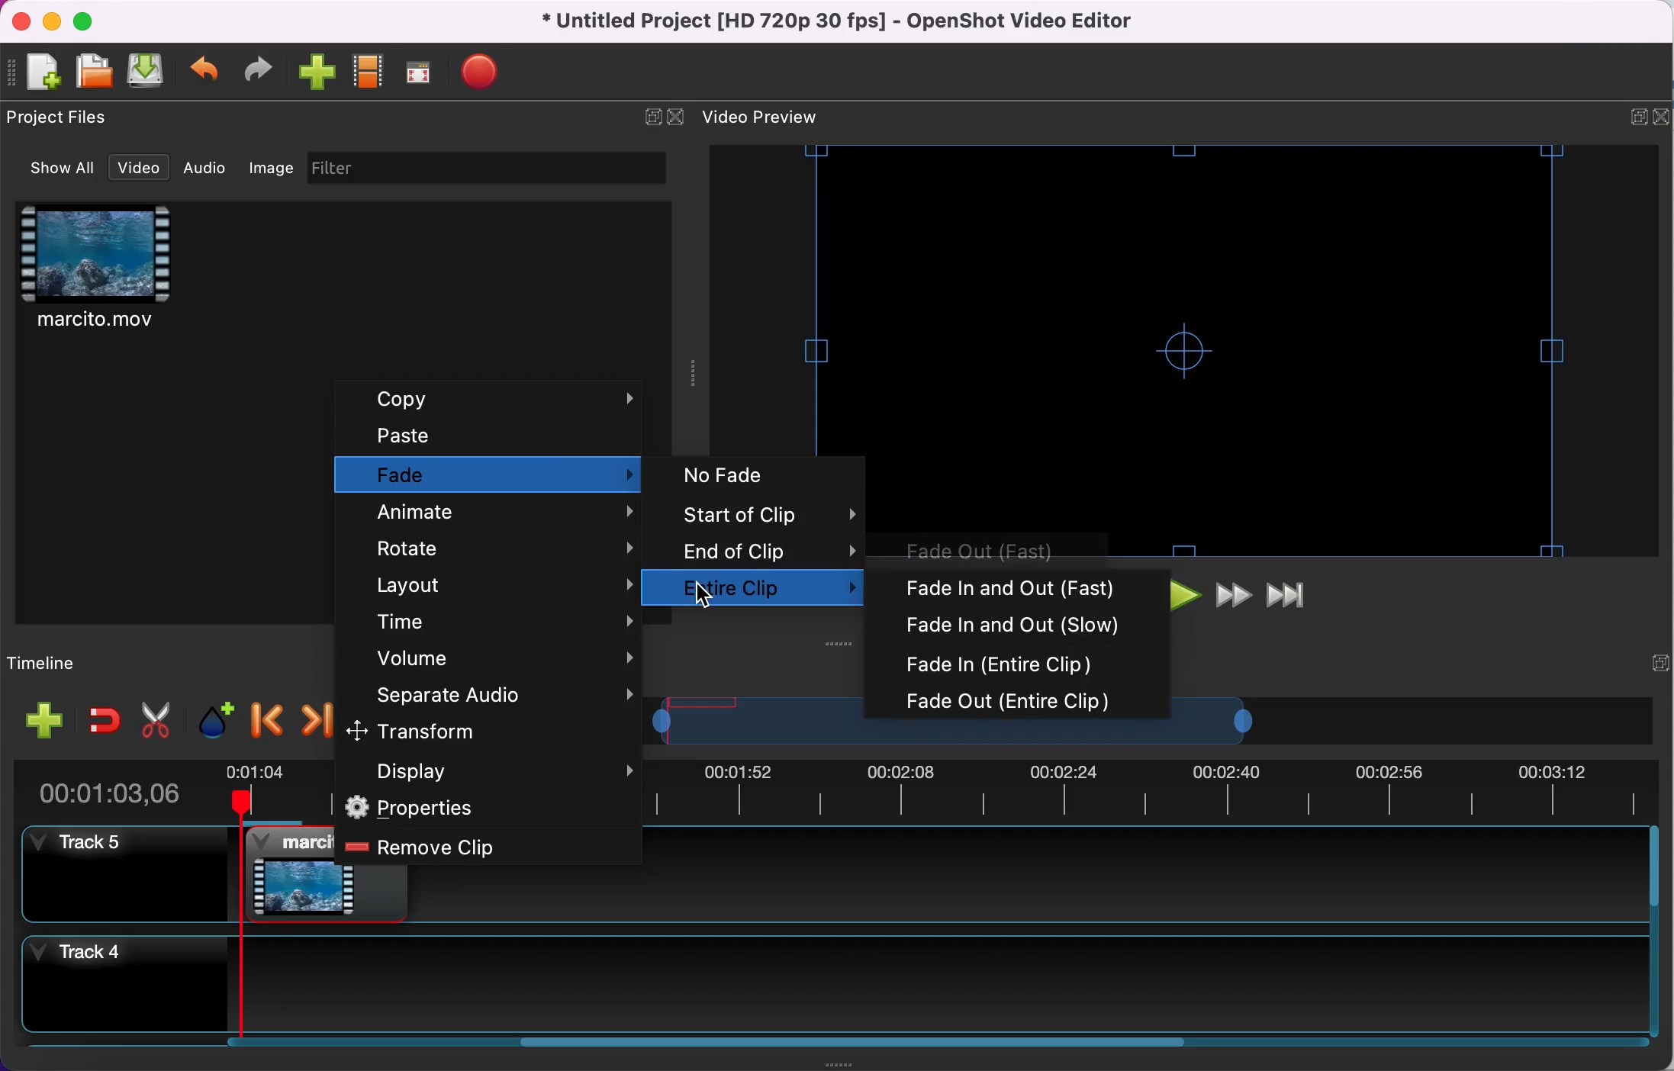 The height and width of the screenshot is (1071, 1674). I want to click on duration, so click(116, 793).